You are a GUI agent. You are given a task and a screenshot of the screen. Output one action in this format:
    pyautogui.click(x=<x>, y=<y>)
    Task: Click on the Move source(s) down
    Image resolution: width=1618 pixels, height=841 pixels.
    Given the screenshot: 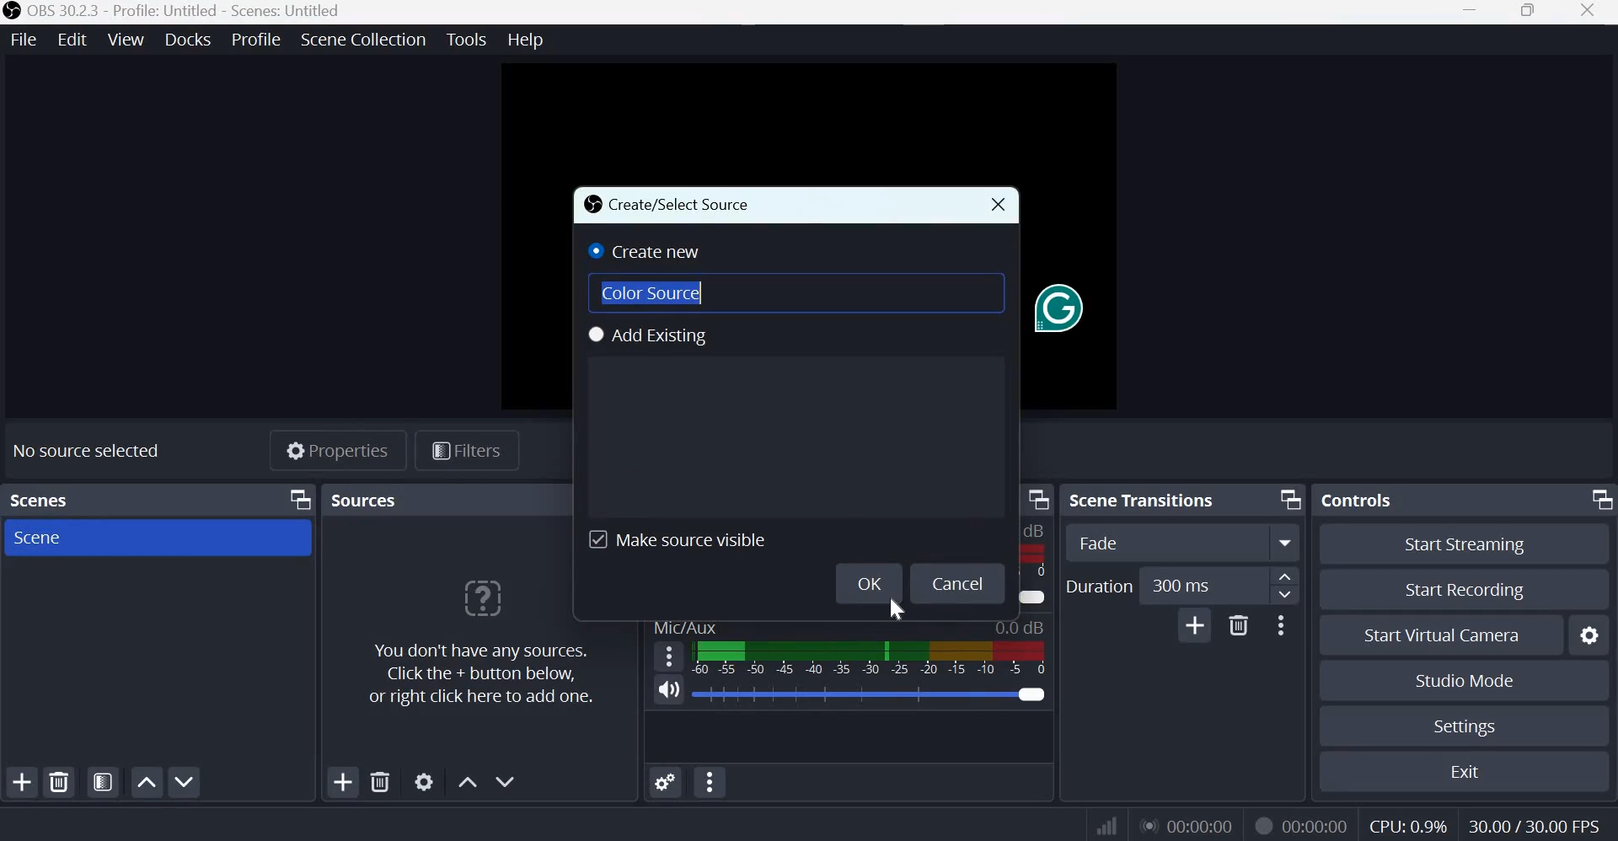 What is the action you would take?
    pyautogui.click(x=507, y=779)
    